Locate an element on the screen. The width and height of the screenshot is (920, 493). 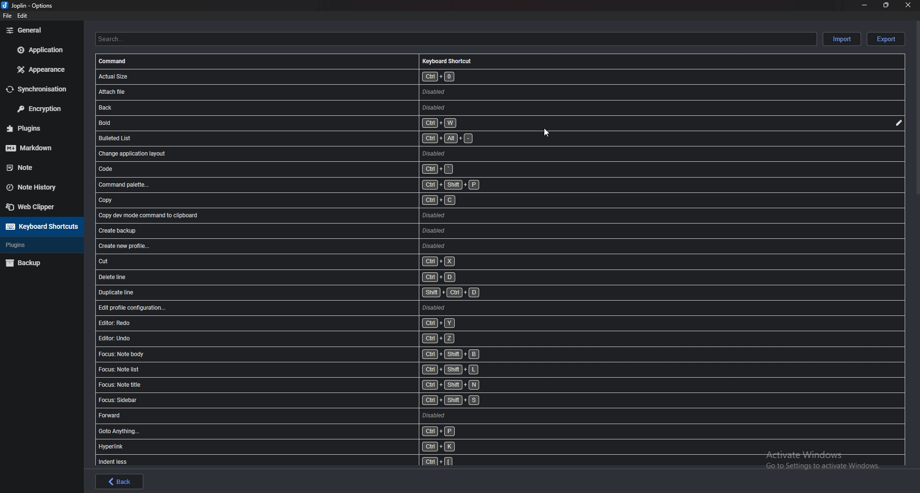
shortcut is located at coordinates (304, 201).